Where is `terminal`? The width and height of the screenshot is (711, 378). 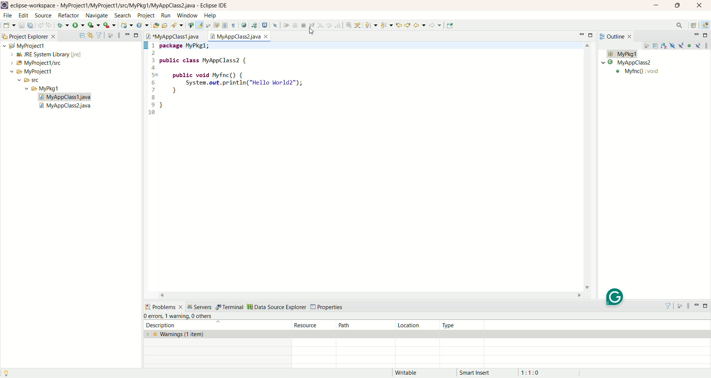 terminal is located at coordinates (229, 307).